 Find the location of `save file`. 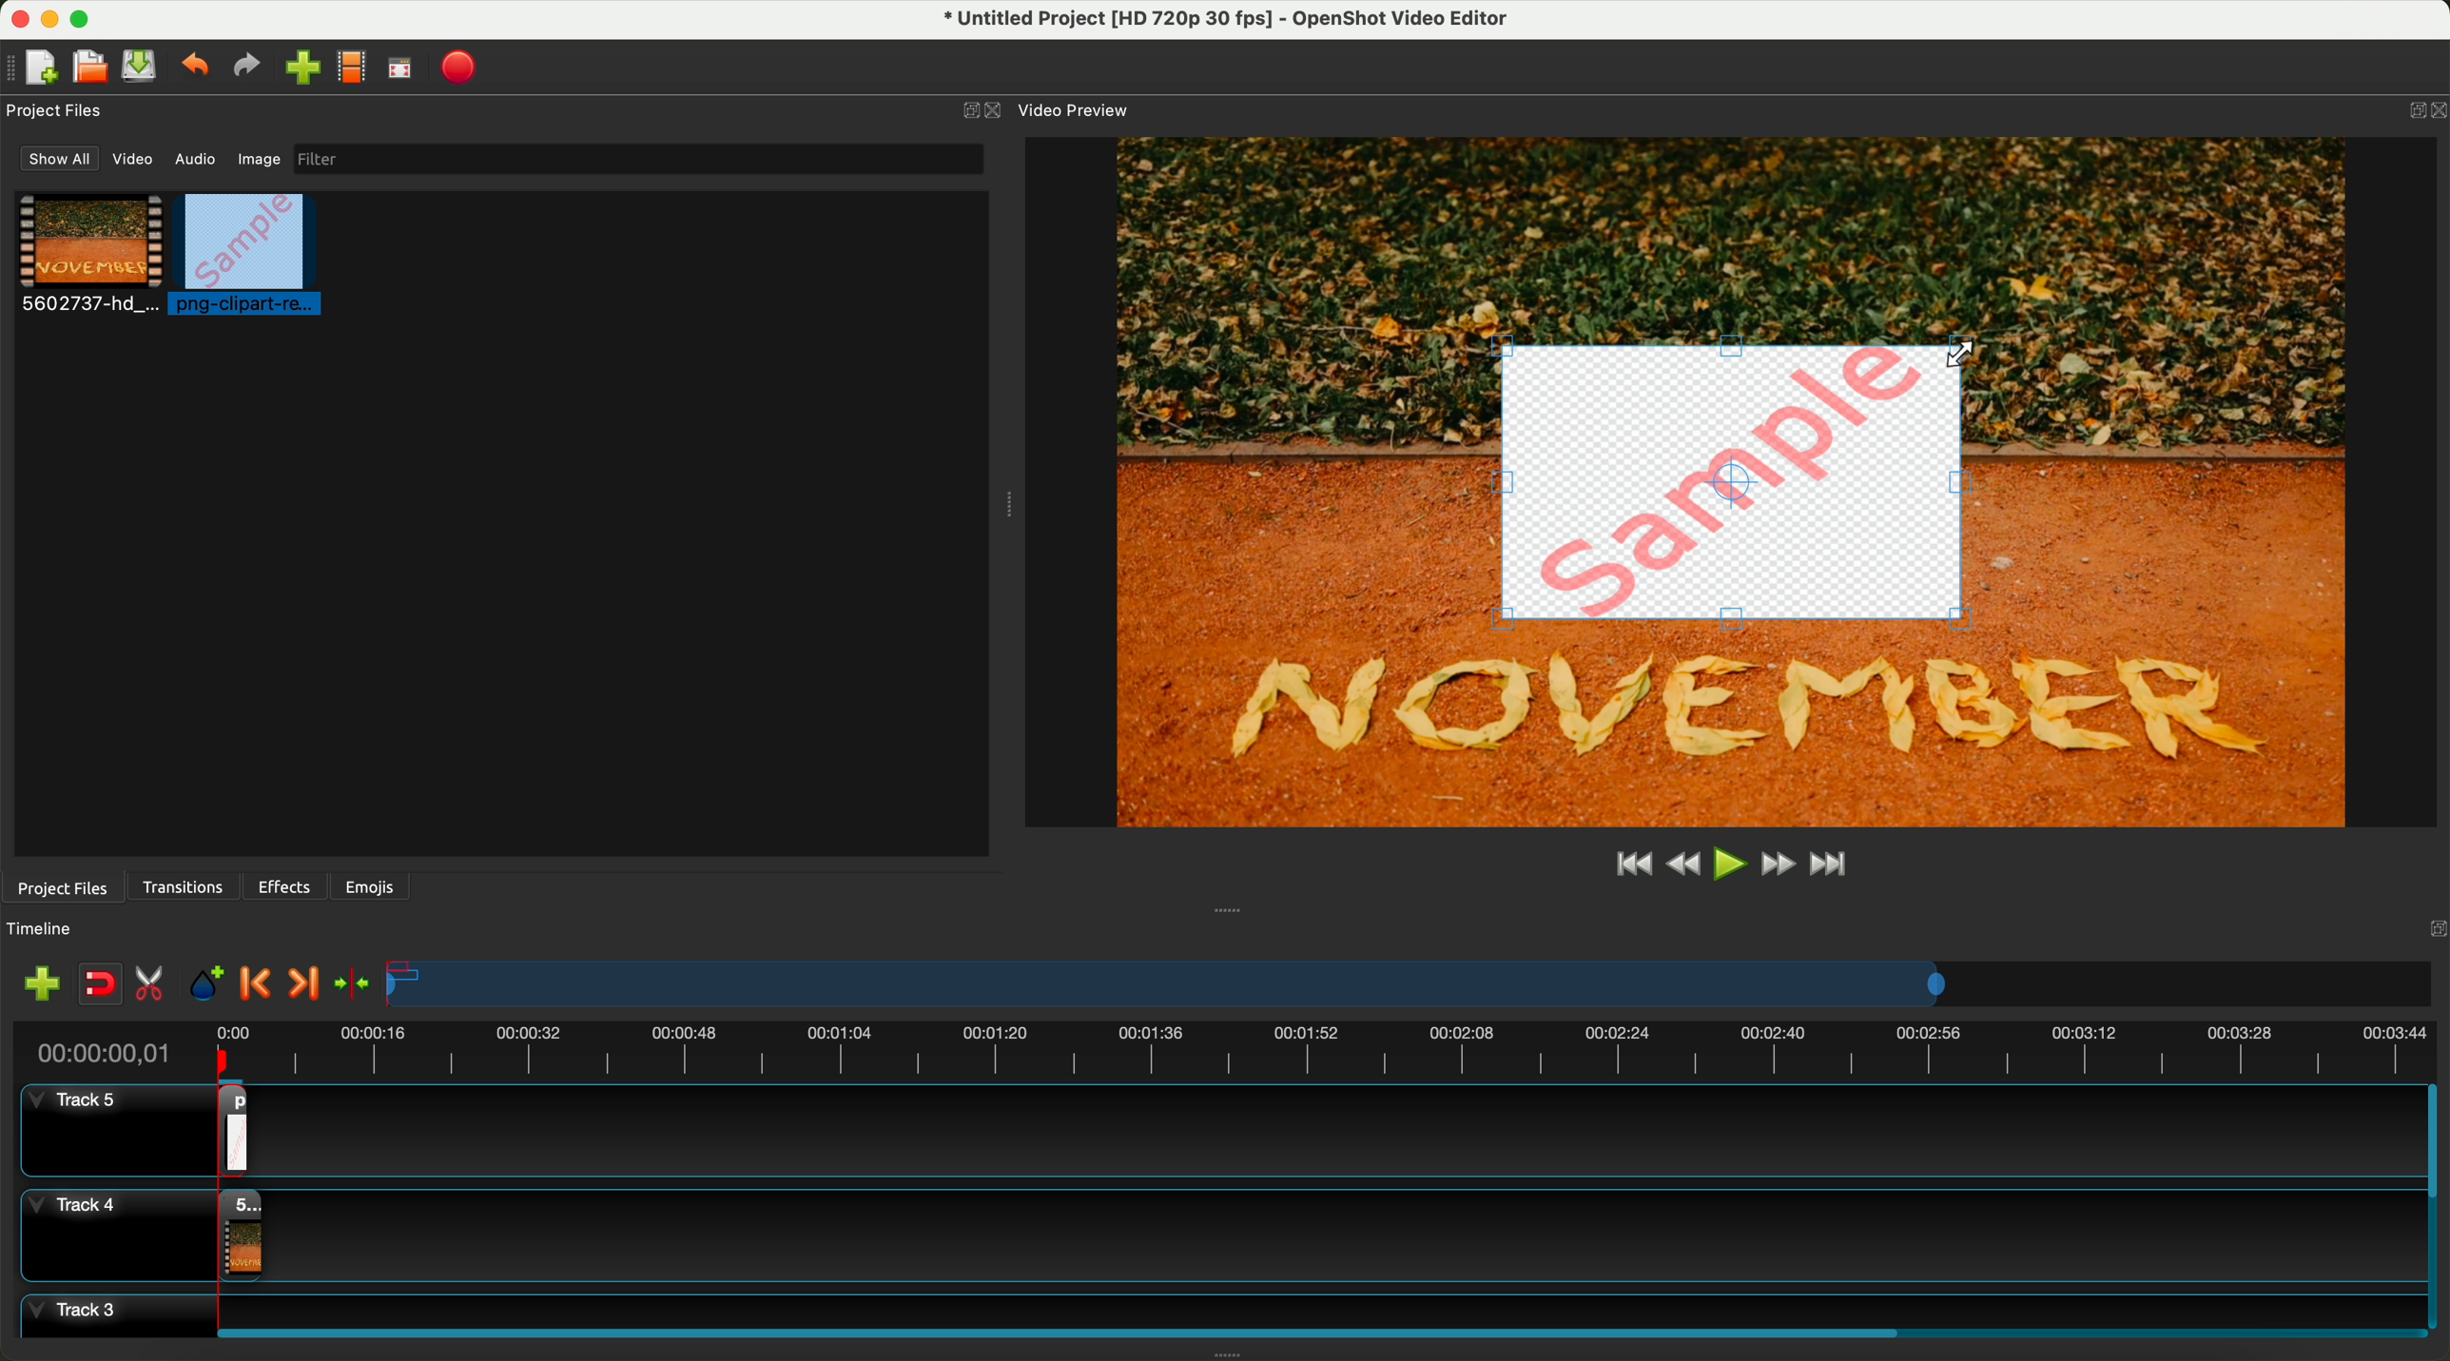

save file is located at coordinates (143, 67).